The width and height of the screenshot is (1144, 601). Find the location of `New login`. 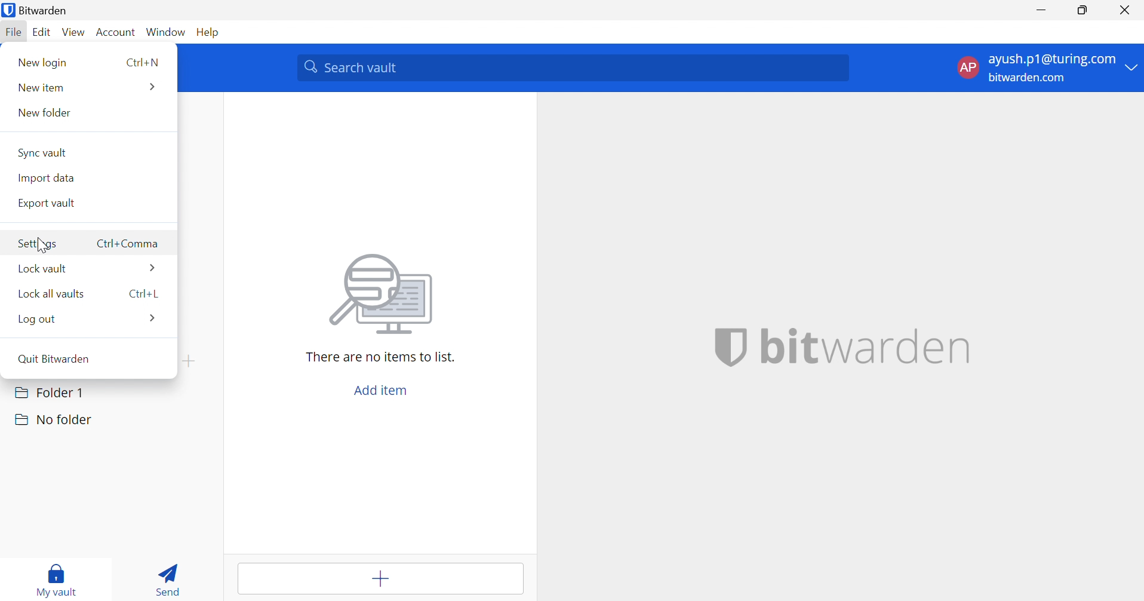

New login is located at coordinates (42, 62).